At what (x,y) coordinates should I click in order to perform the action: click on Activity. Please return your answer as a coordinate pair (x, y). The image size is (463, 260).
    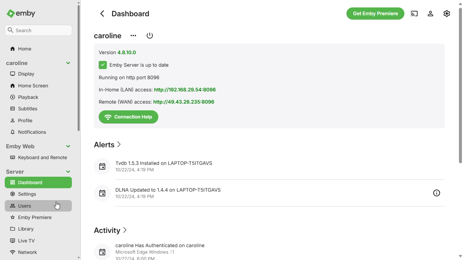
    Looking at the image, I should click on (111, 230).